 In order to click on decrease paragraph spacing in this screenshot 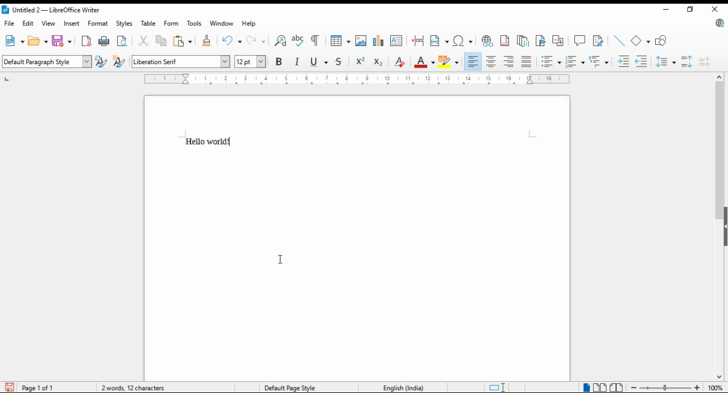, I will do `click(705, 61)`.